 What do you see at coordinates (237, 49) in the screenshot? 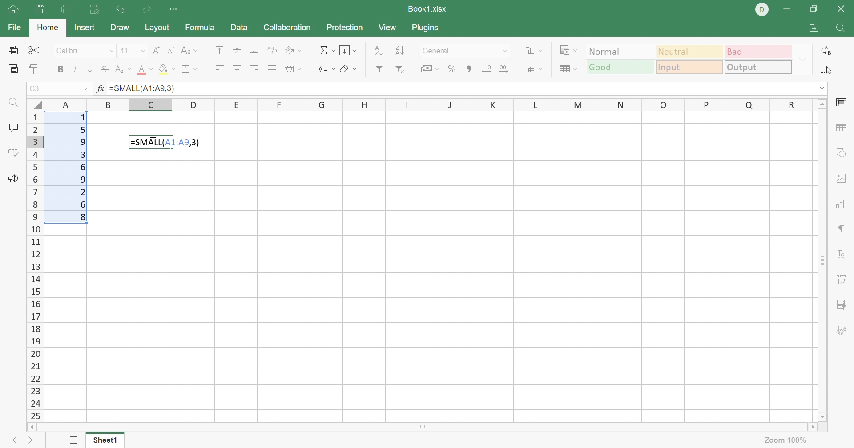
I see `Align middle` at bounding box center [237, 49].